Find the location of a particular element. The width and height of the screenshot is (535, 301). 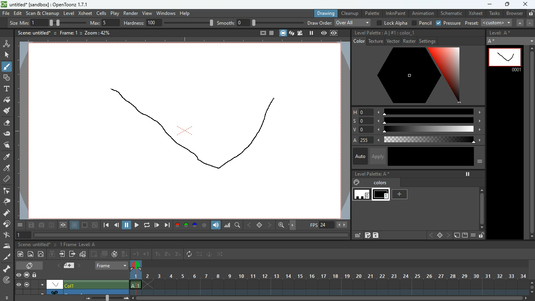

minimize is located at coordinates (489, 5).